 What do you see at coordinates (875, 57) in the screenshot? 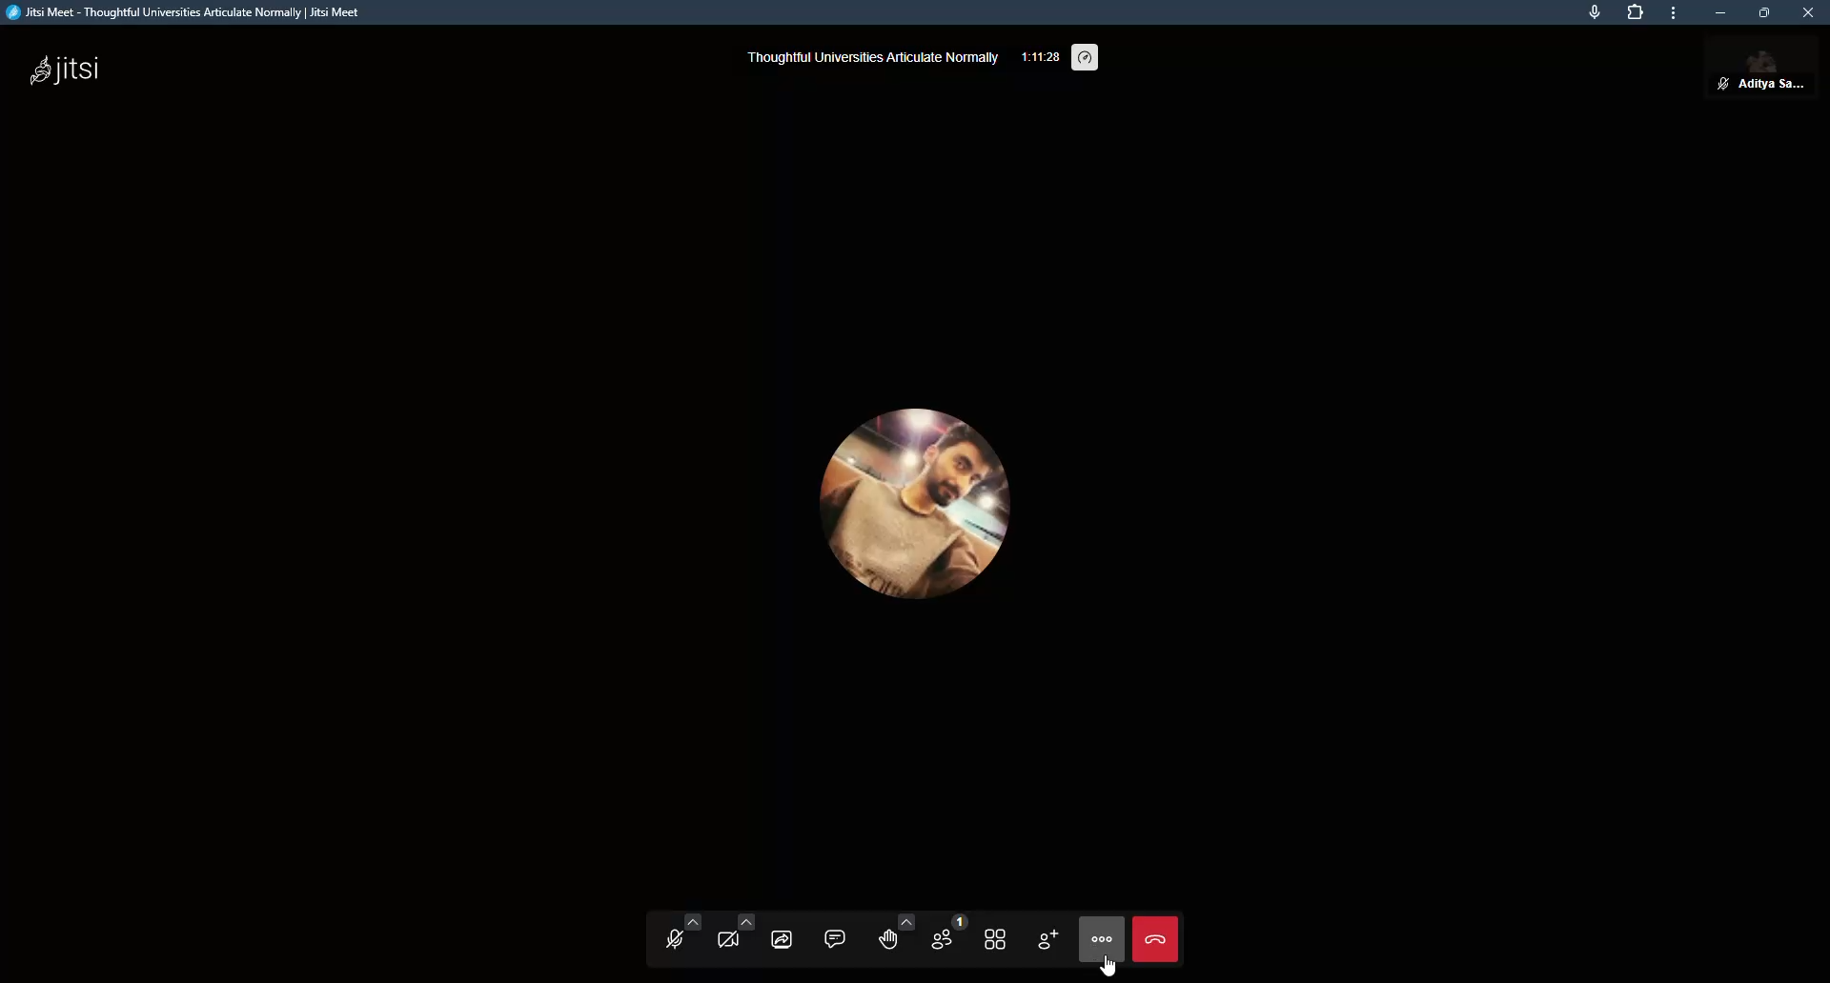
I see `thoughtful universities articulate normally` at bounding box center [875, 57].